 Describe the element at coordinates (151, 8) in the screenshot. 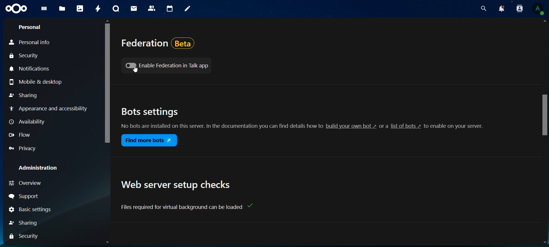

I see `contacts` at that location.